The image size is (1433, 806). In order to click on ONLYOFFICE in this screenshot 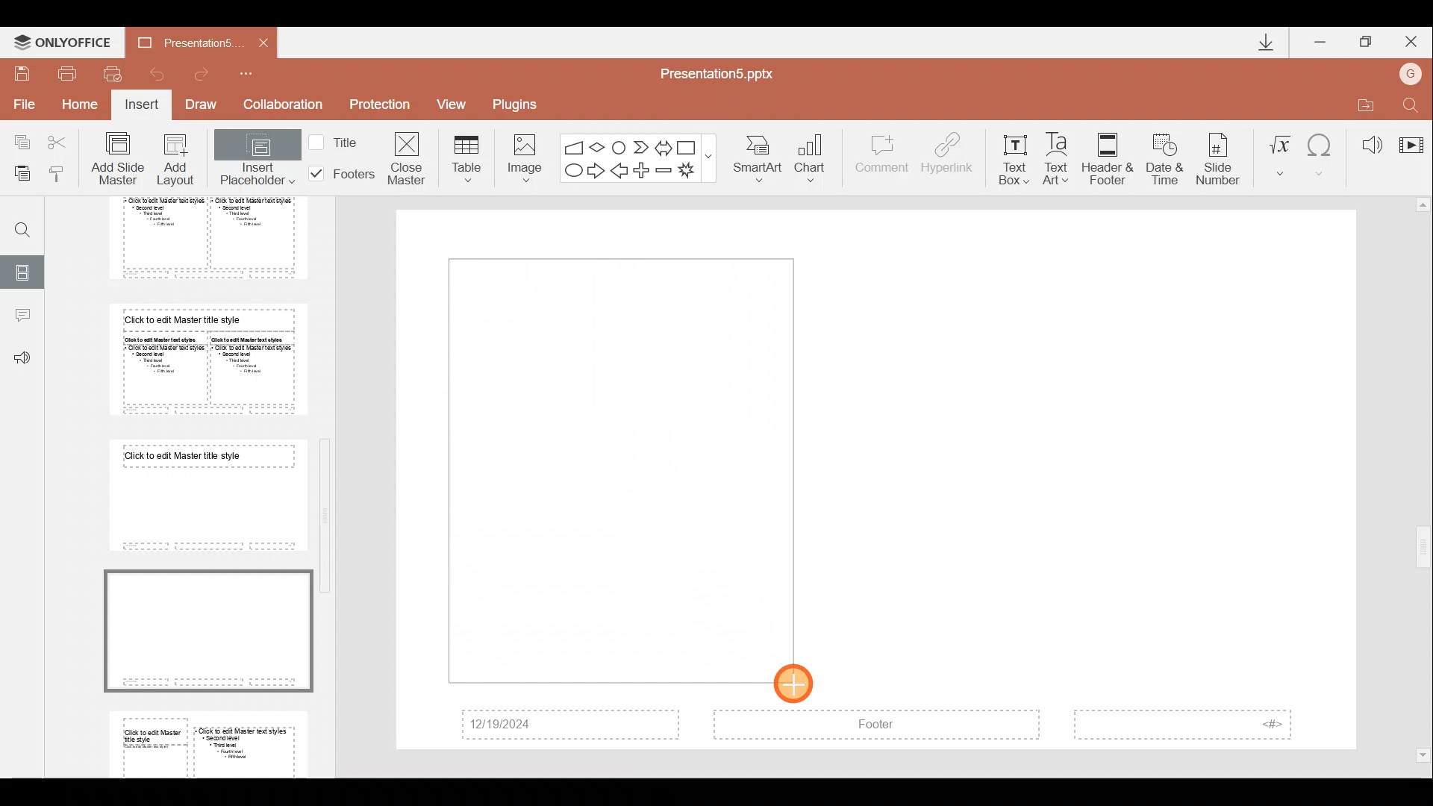, I will do `click(62, 39)`.